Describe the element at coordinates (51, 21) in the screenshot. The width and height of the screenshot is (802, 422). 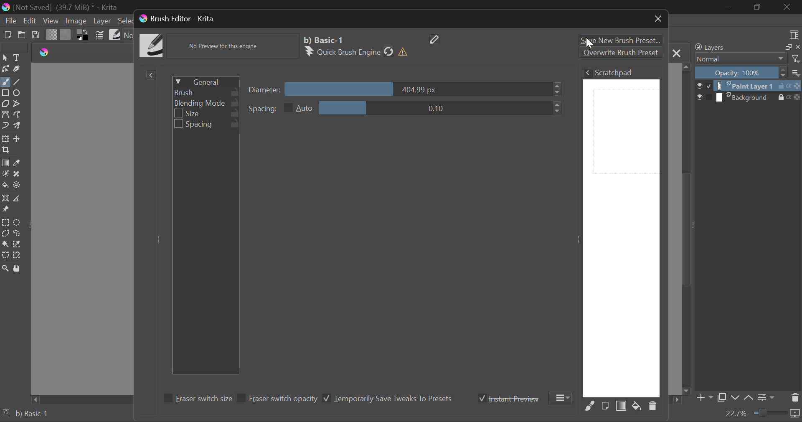
I see `View` at that location.